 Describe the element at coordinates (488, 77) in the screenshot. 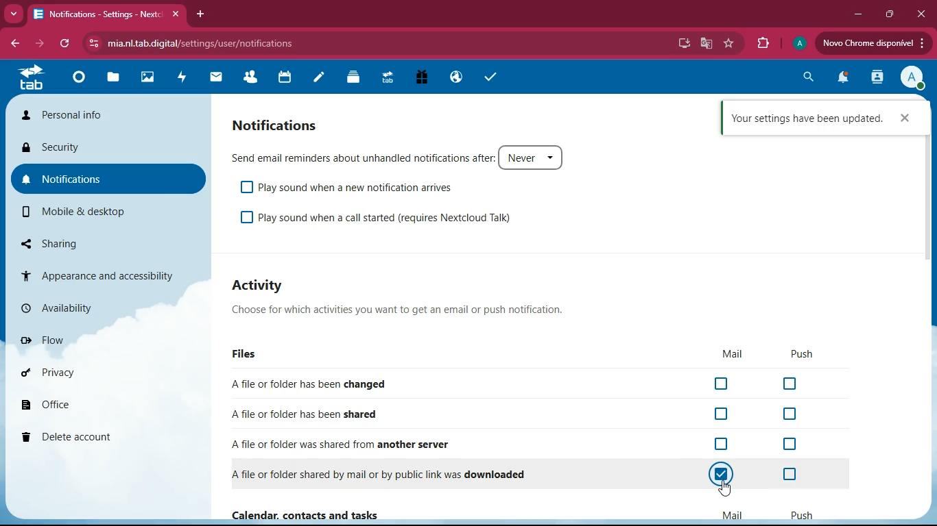

I see `tasks` at that location.